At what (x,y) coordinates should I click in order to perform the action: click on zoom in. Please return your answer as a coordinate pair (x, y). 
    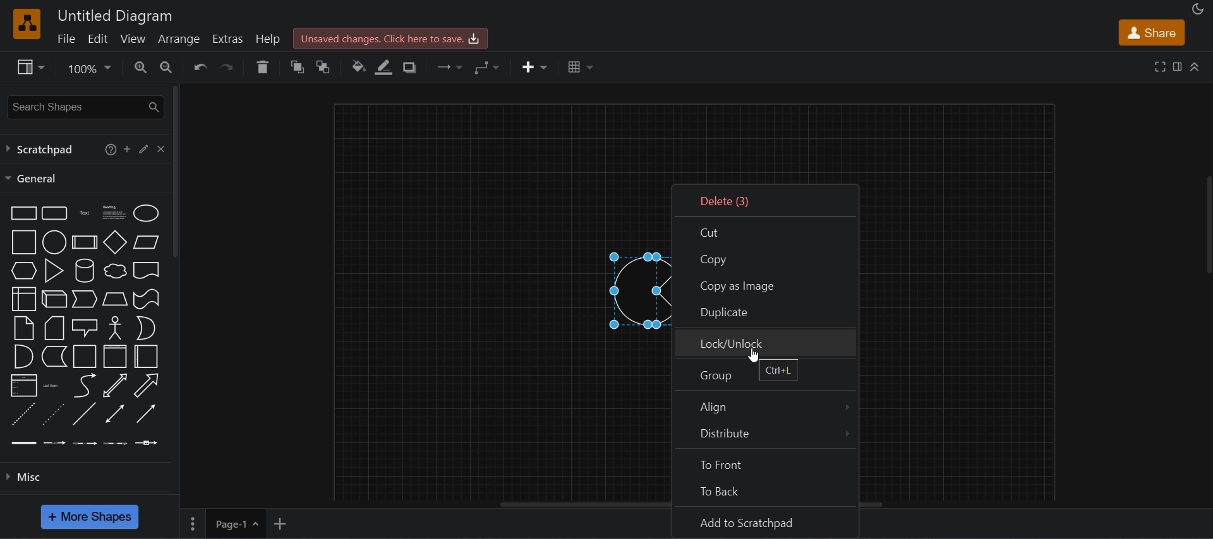
    Looking at the image, I should click on (141, 67).